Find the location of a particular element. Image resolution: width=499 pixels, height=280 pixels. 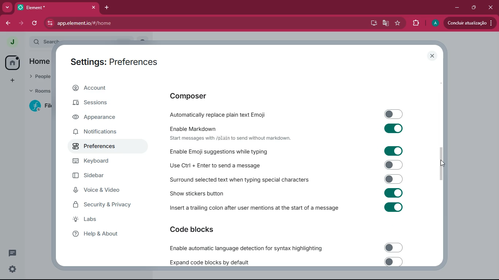

minimize is located at coordinates (454, 7).